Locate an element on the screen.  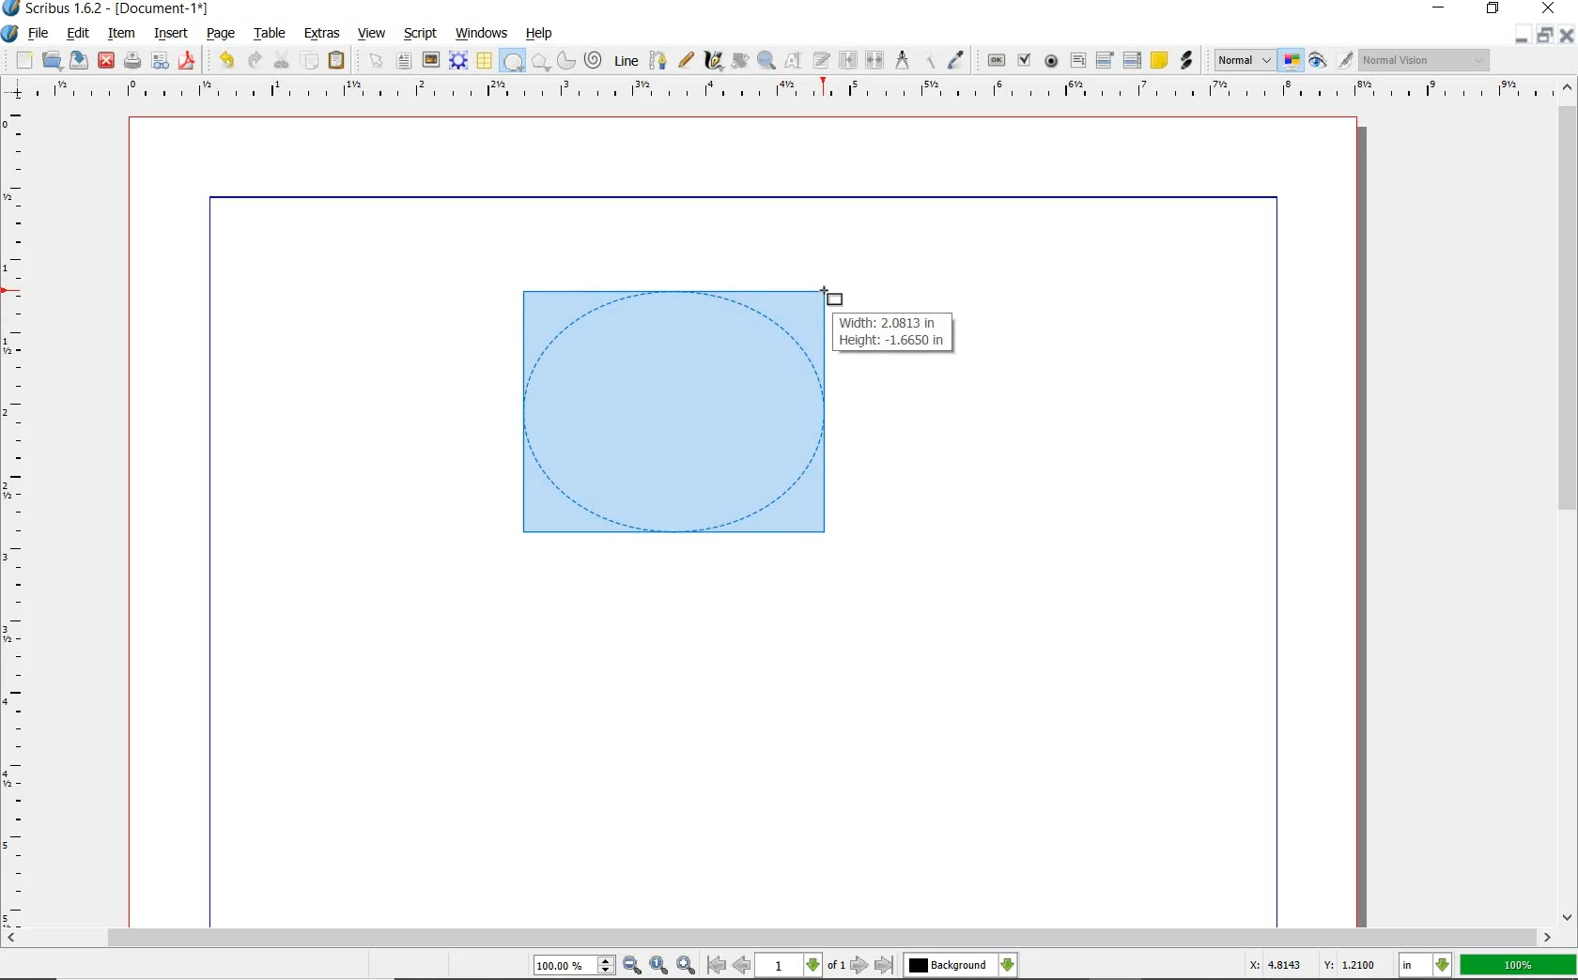
SCROLLBAR is located at coordinates (778, 938).